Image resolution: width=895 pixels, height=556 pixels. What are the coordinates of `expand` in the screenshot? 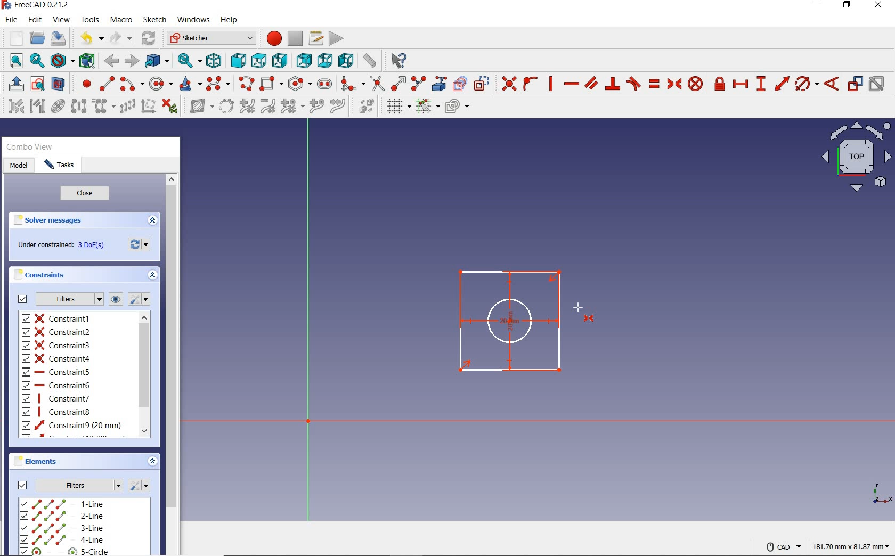 It's located at (154, 221).